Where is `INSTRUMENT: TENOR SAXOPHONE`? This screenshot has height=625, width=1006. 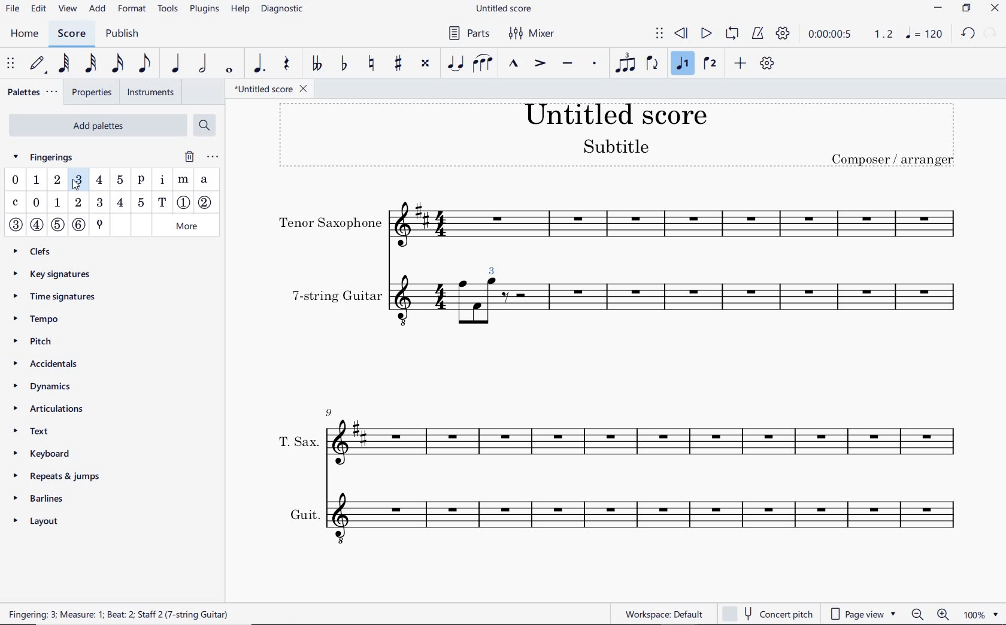 INSTRUMENT: TENOR SAXOPHONE is located at coordinates (619, 224).